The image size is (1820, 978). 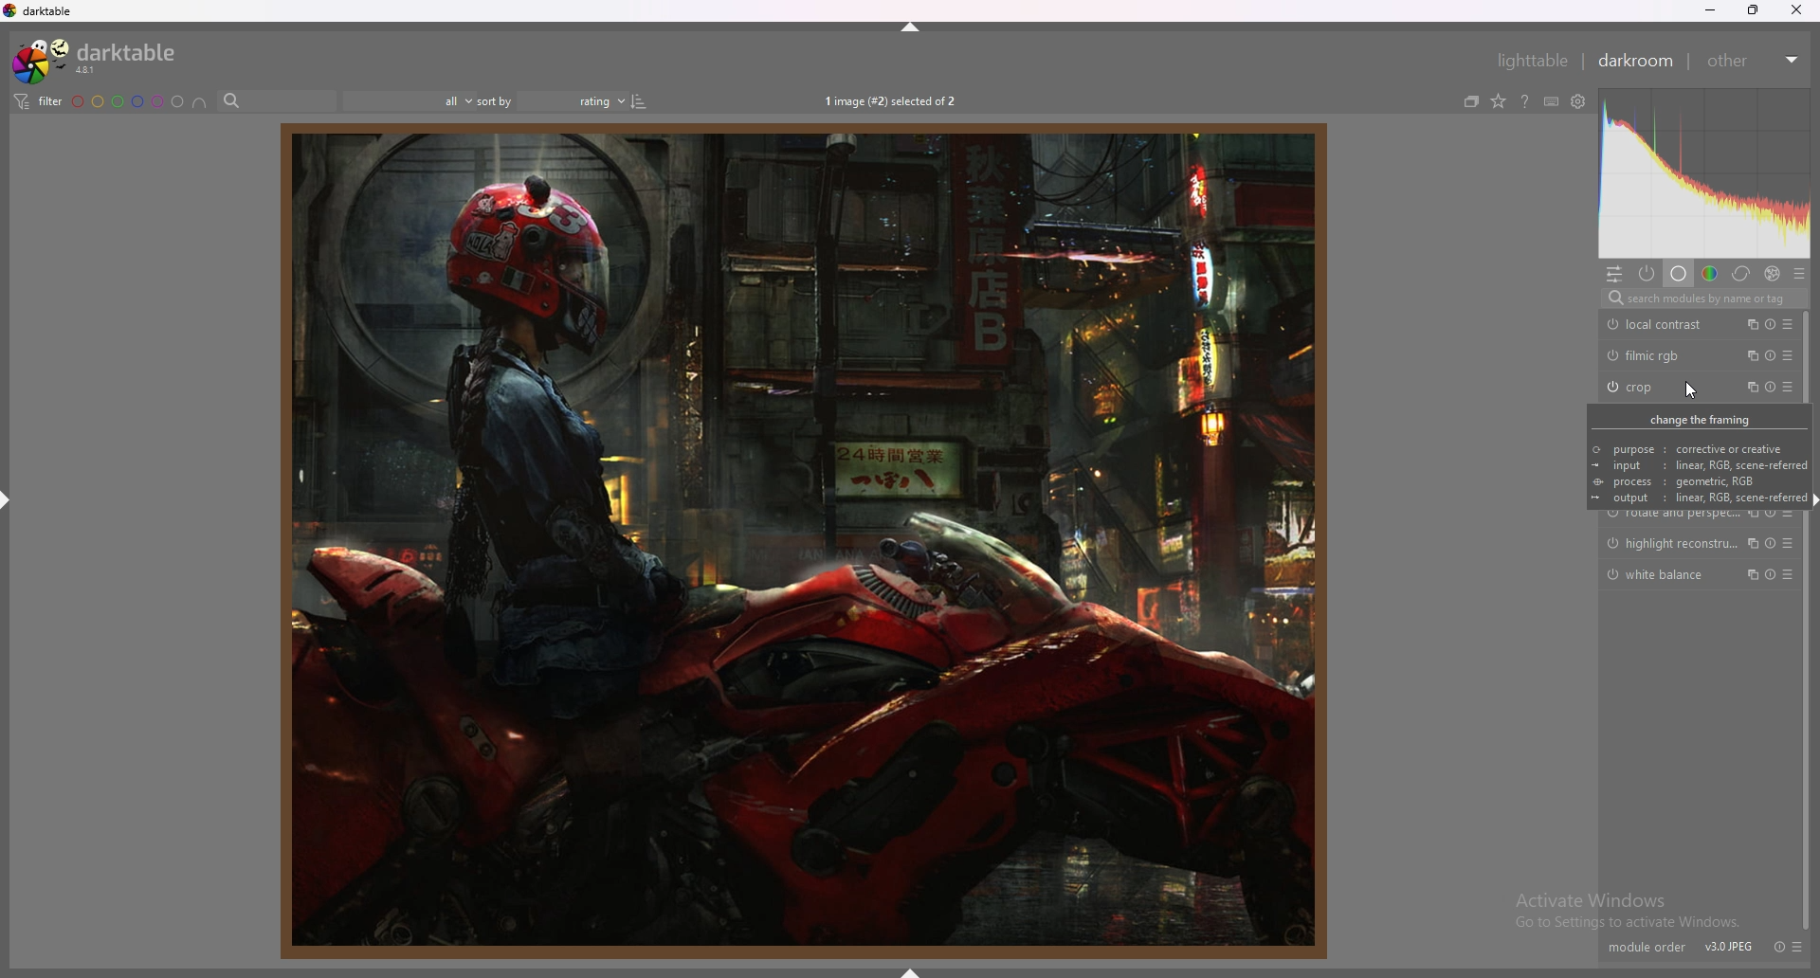 What do you see at coordinates (1747, 386) in the screenshot?
I see `multiple instances action` at bounding box center [1747, 386].